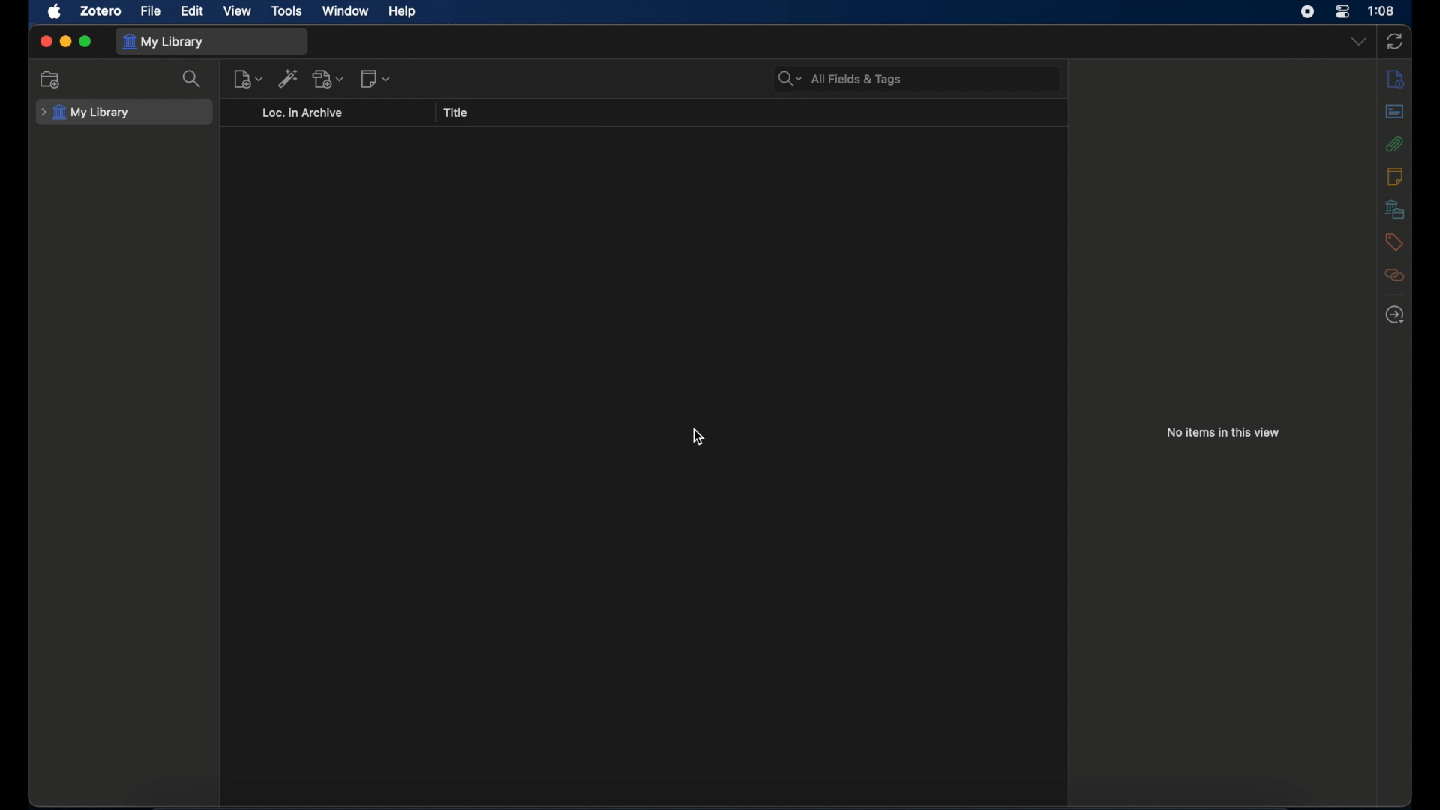 The image size is (1440, 810). I want to click on time, so click(1381, 10).